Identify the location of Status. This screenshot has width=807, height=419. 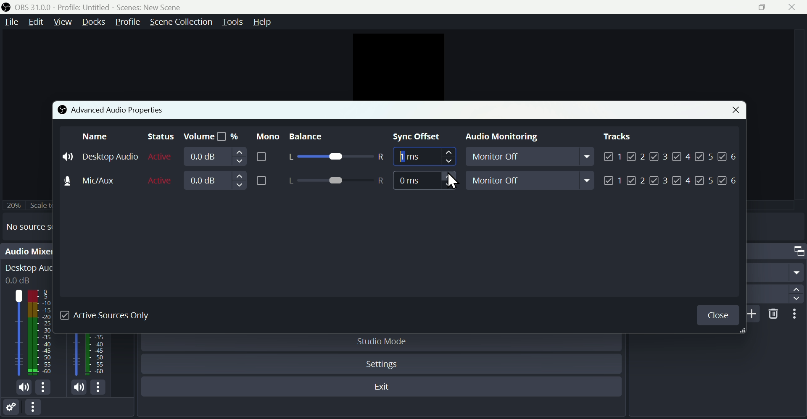
(158, 137).